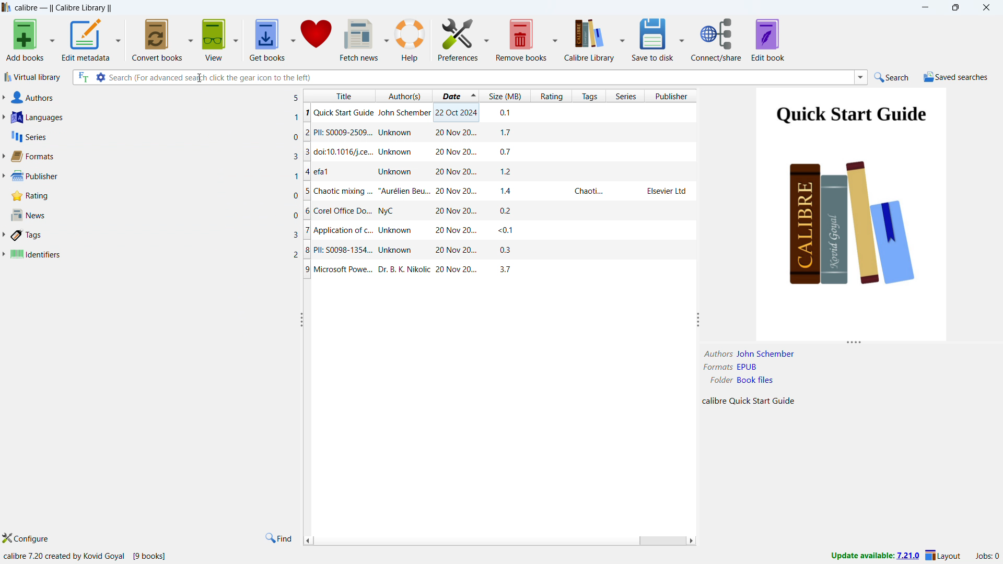  I want to click on doic 10.1016/j.ce.., so click(498, 154).